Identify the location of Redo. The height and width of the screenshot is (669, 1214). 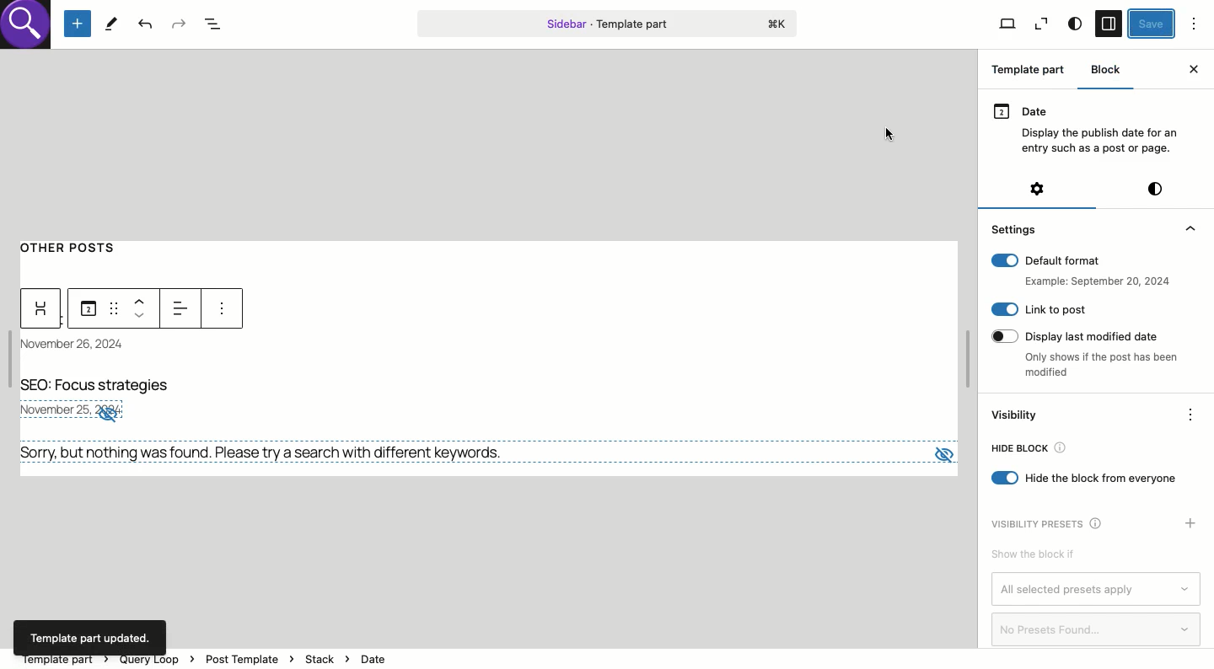
(178, 23).